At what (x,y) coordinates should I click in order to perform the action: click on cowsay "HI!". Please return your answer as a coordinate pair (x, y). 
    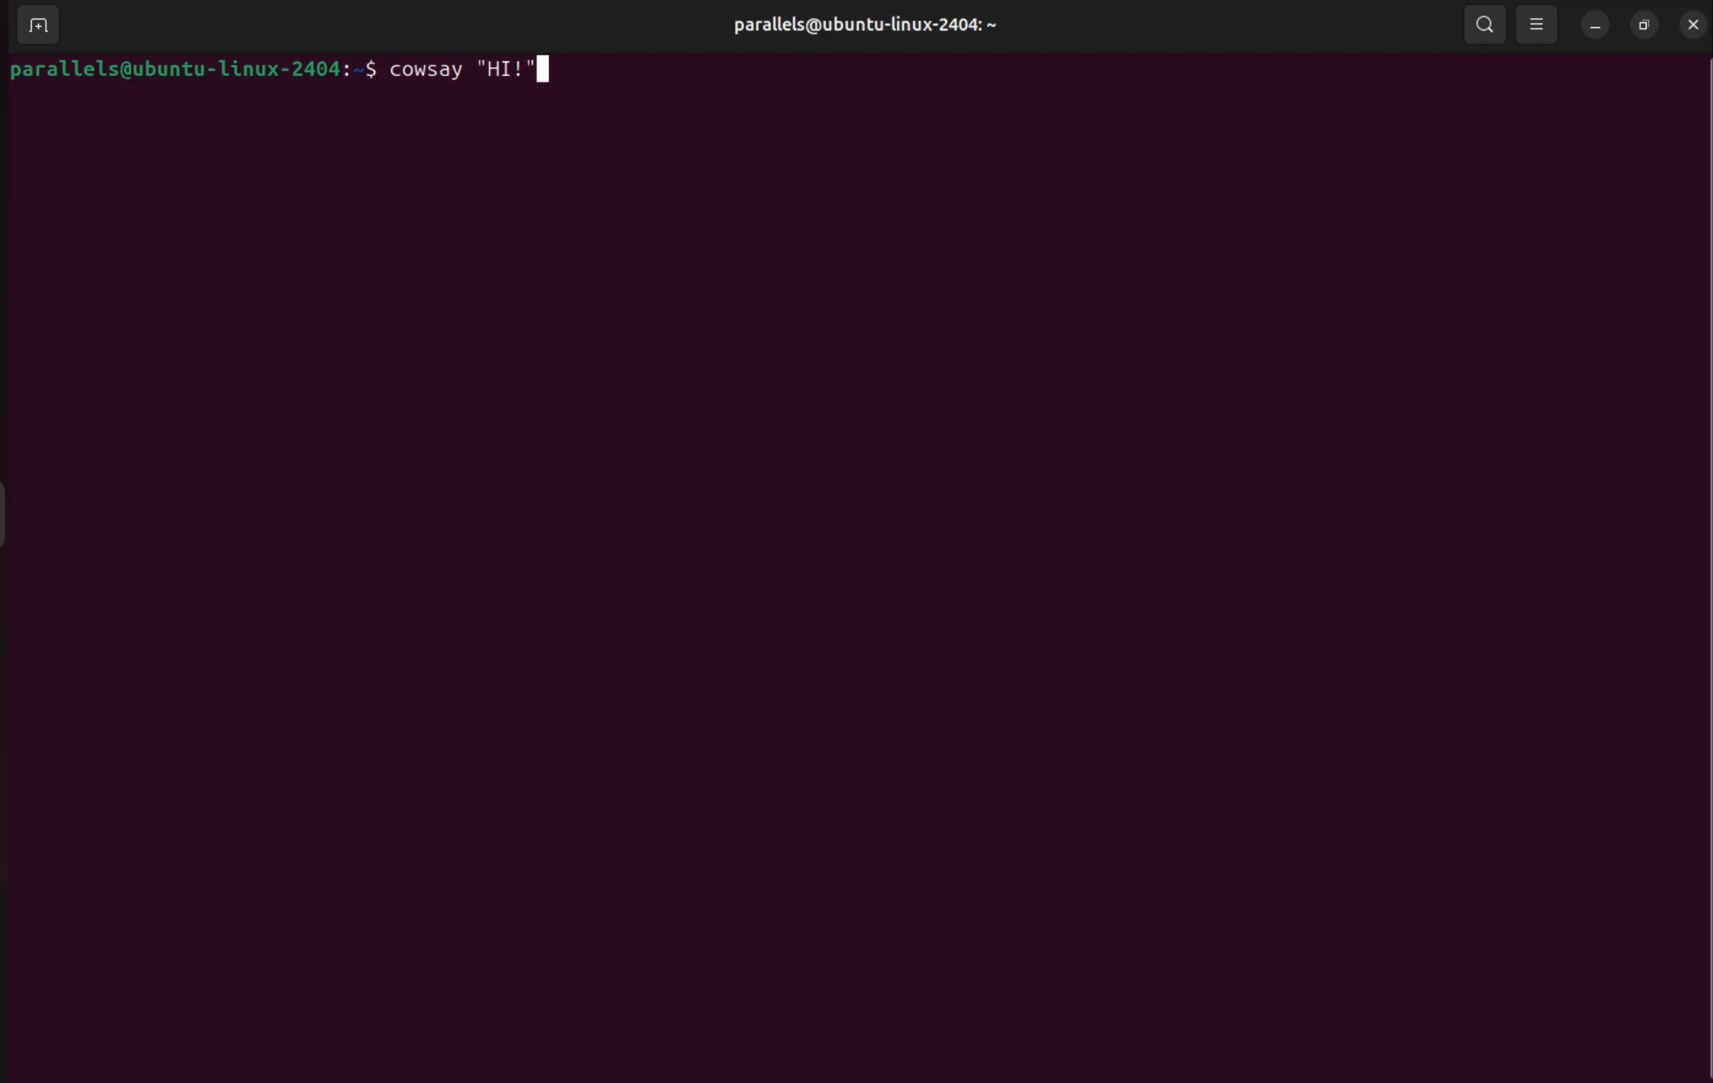
    Looking at the image, I should click on (470, 71).